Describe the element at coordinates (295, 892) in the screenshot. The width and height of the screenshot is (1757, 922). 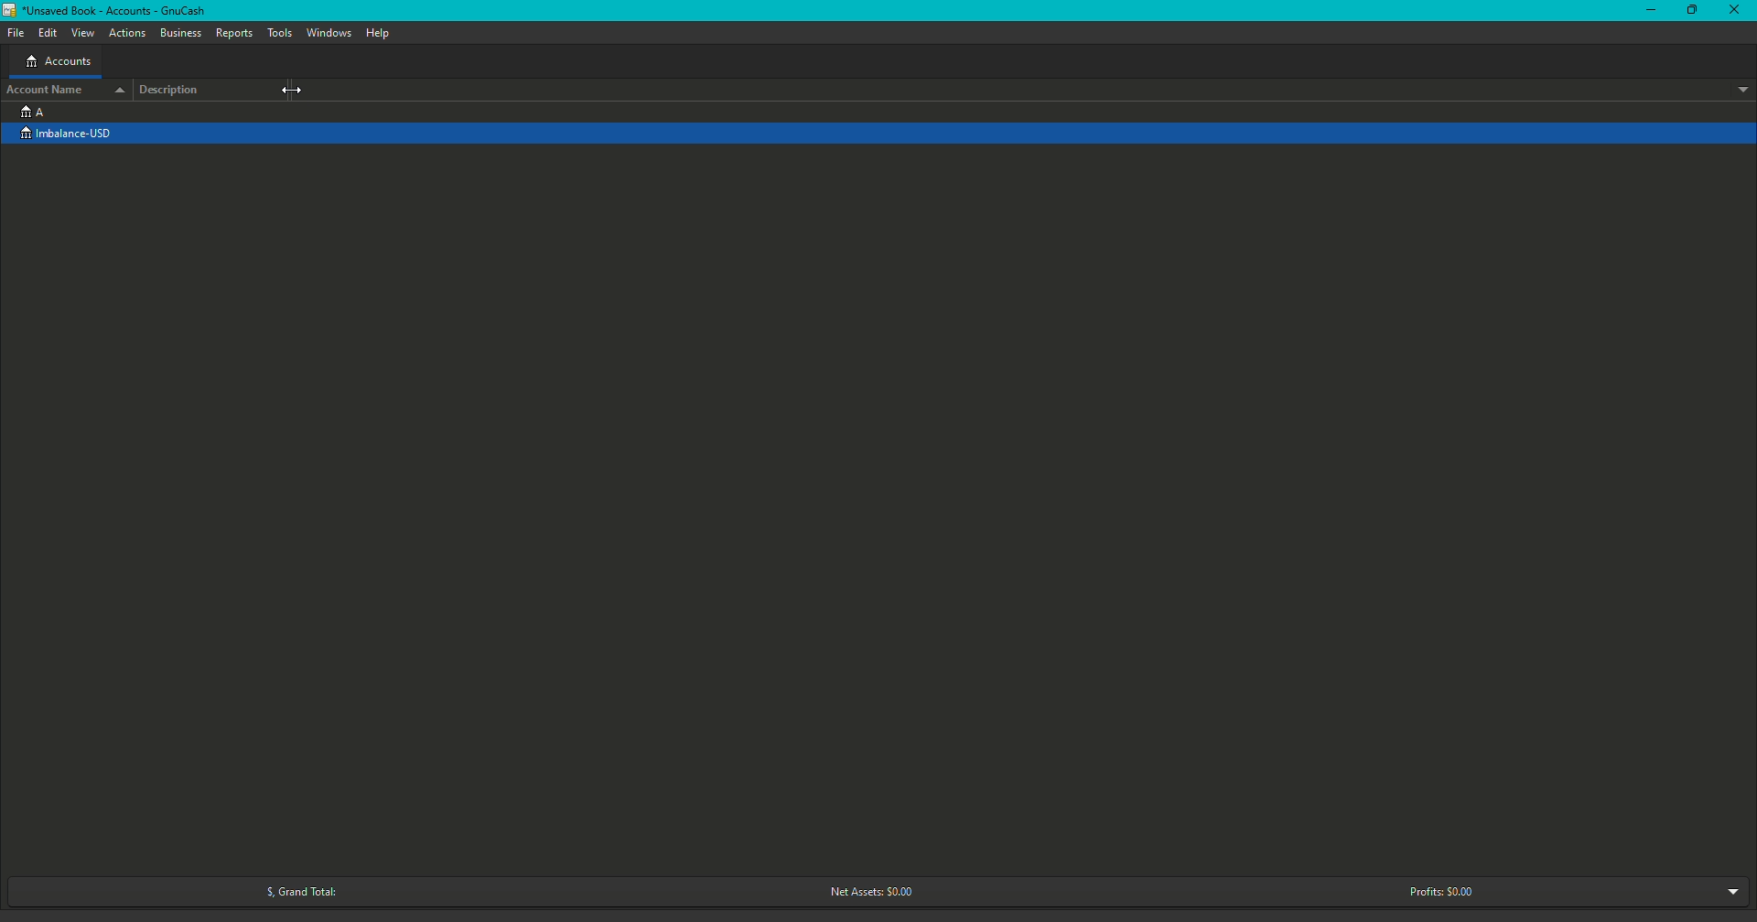
I see `Grand Total` at that location.